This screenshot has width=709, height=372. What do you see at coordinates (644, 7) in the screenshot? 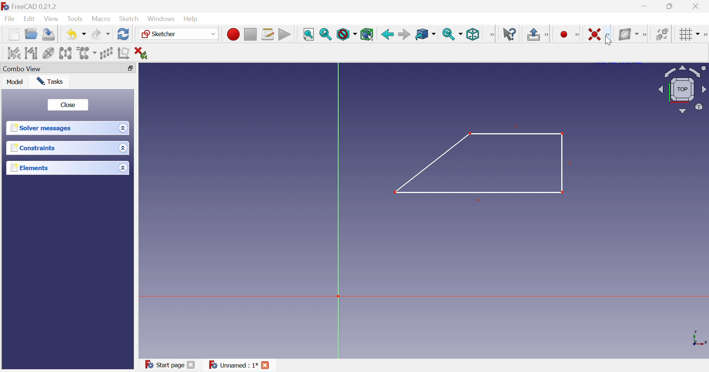
I see `Minimize` at bounding box center [644, 7].